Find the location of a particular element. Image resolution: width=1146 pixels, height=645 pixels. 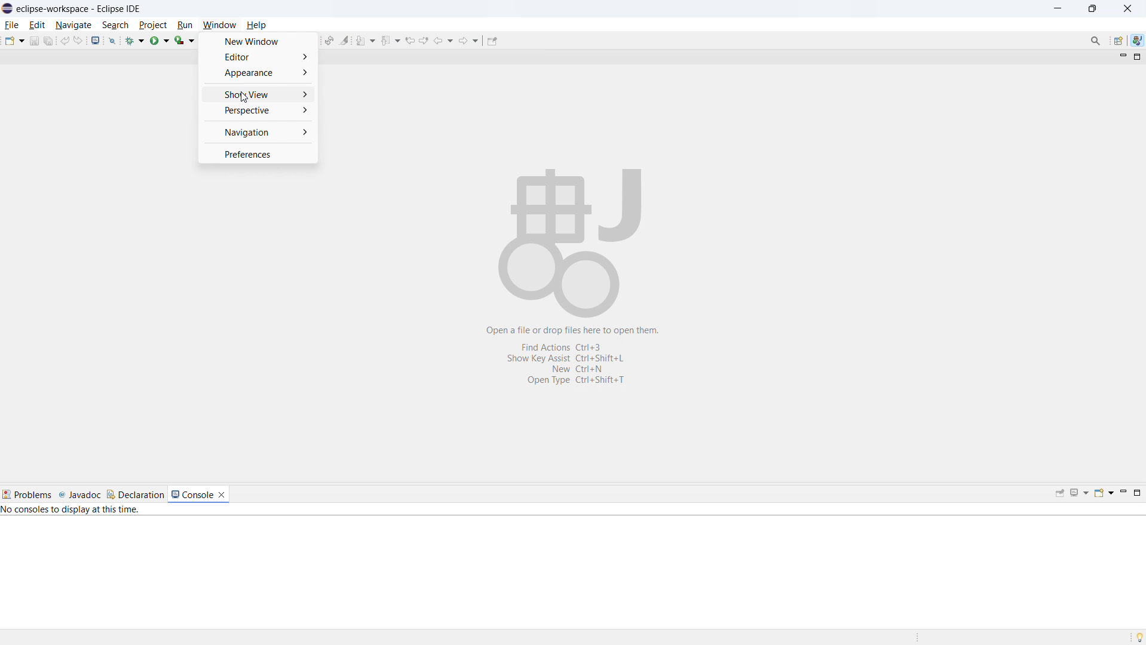

Search is located at coordinates (1095, 41).